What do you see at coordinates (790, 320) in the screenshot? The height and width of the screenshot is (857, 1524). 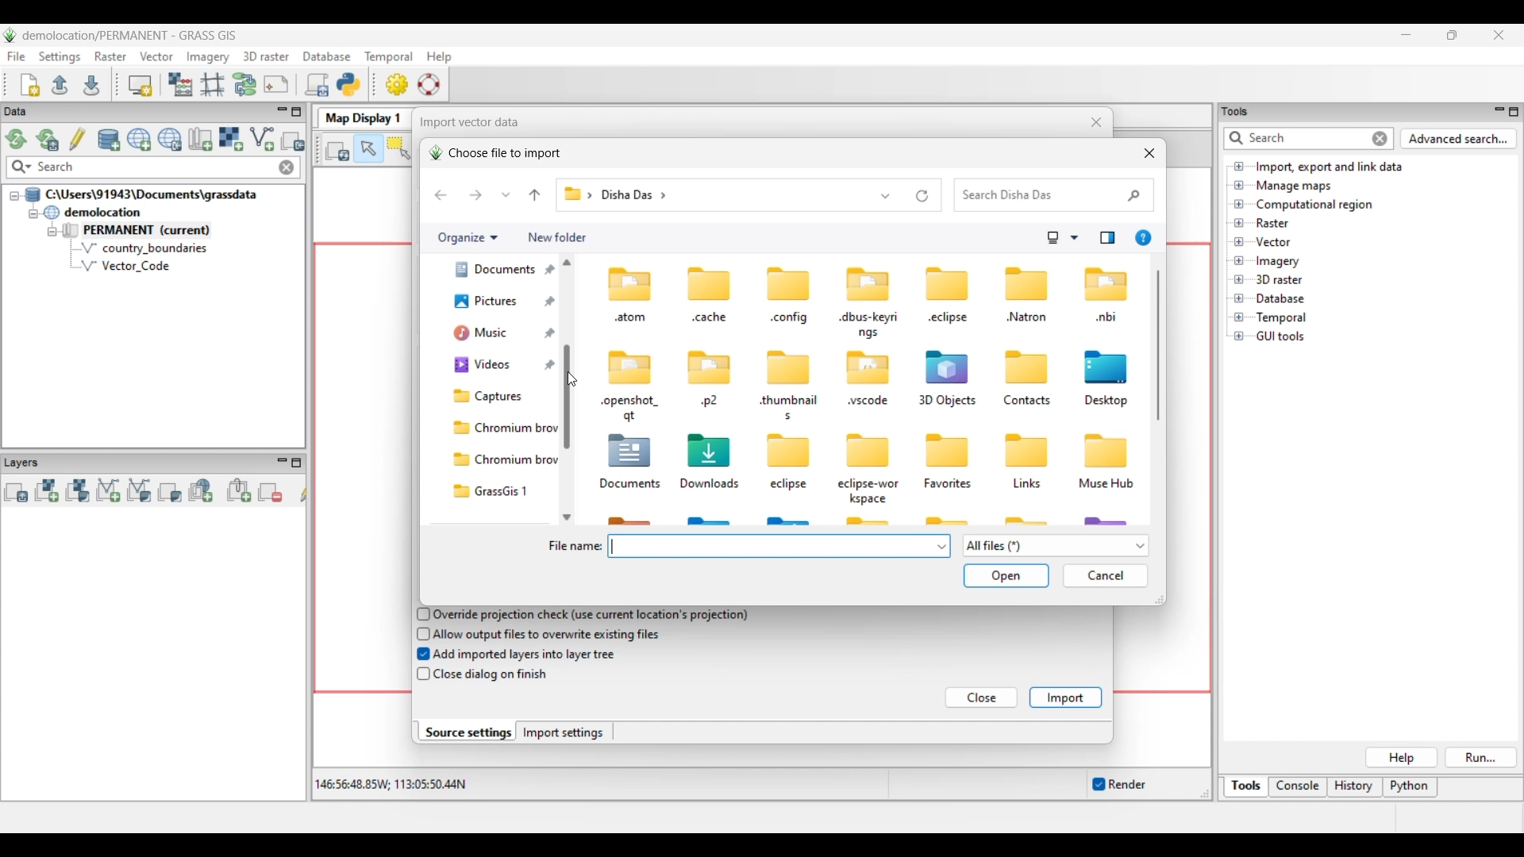 I see `«config` at bounding box center [790, 320].